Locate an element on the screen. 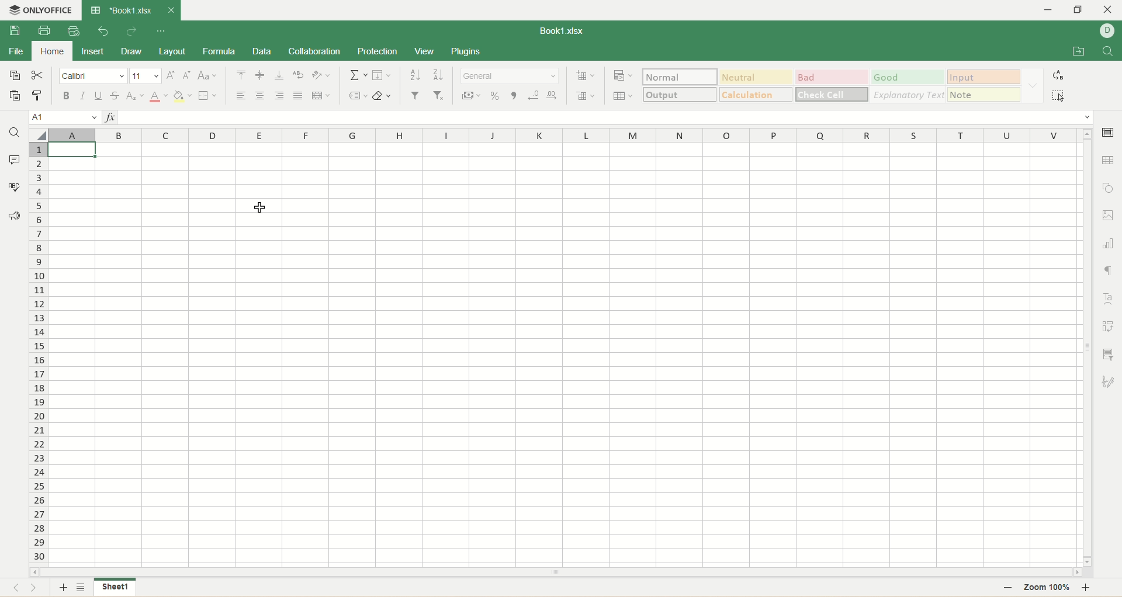  increase decimal is located at coordinates (552, 95).